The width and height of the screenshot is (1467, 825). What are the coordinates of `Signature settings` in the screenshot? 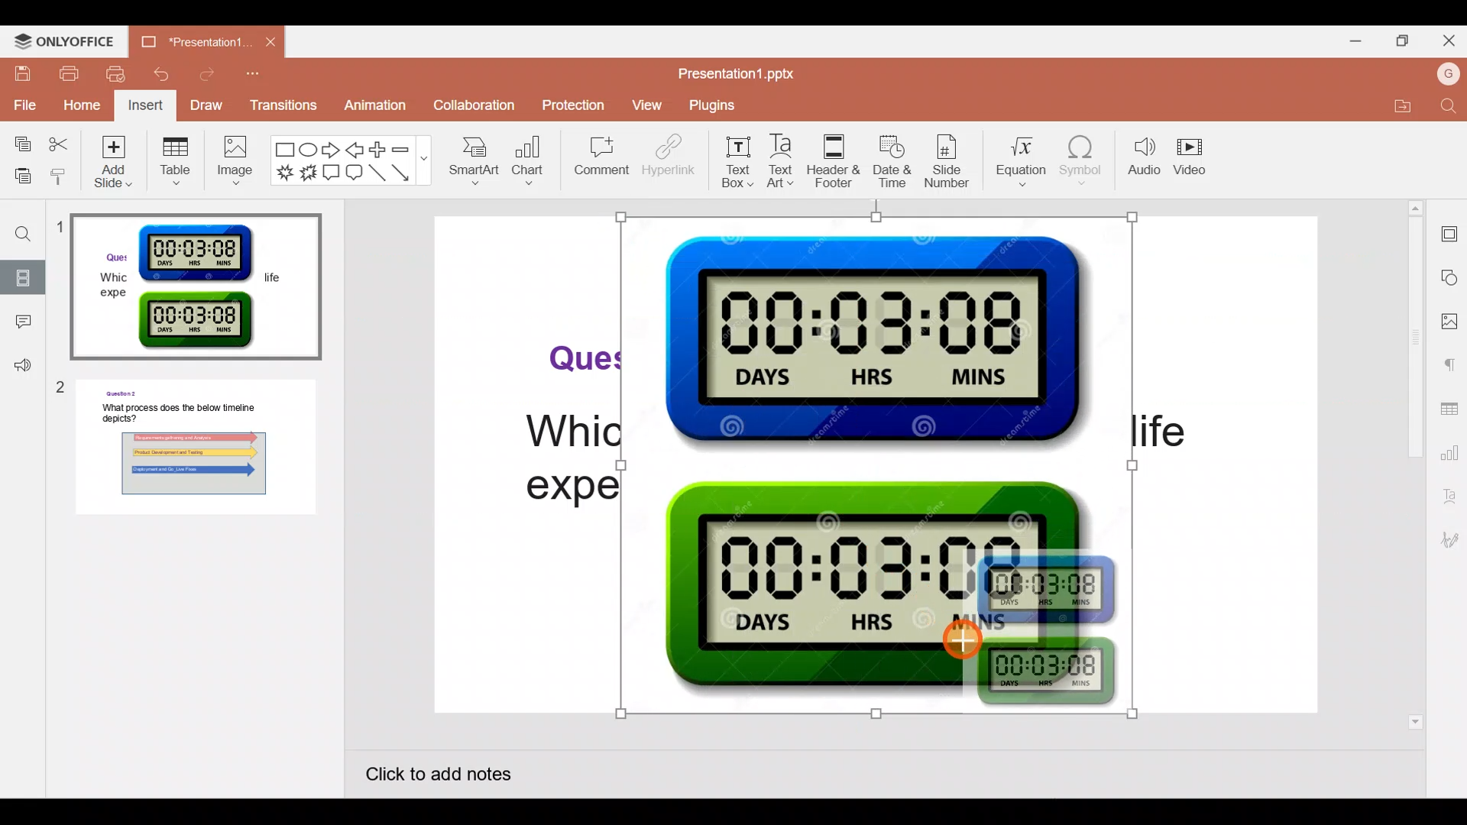 It's located at (1450, 540).